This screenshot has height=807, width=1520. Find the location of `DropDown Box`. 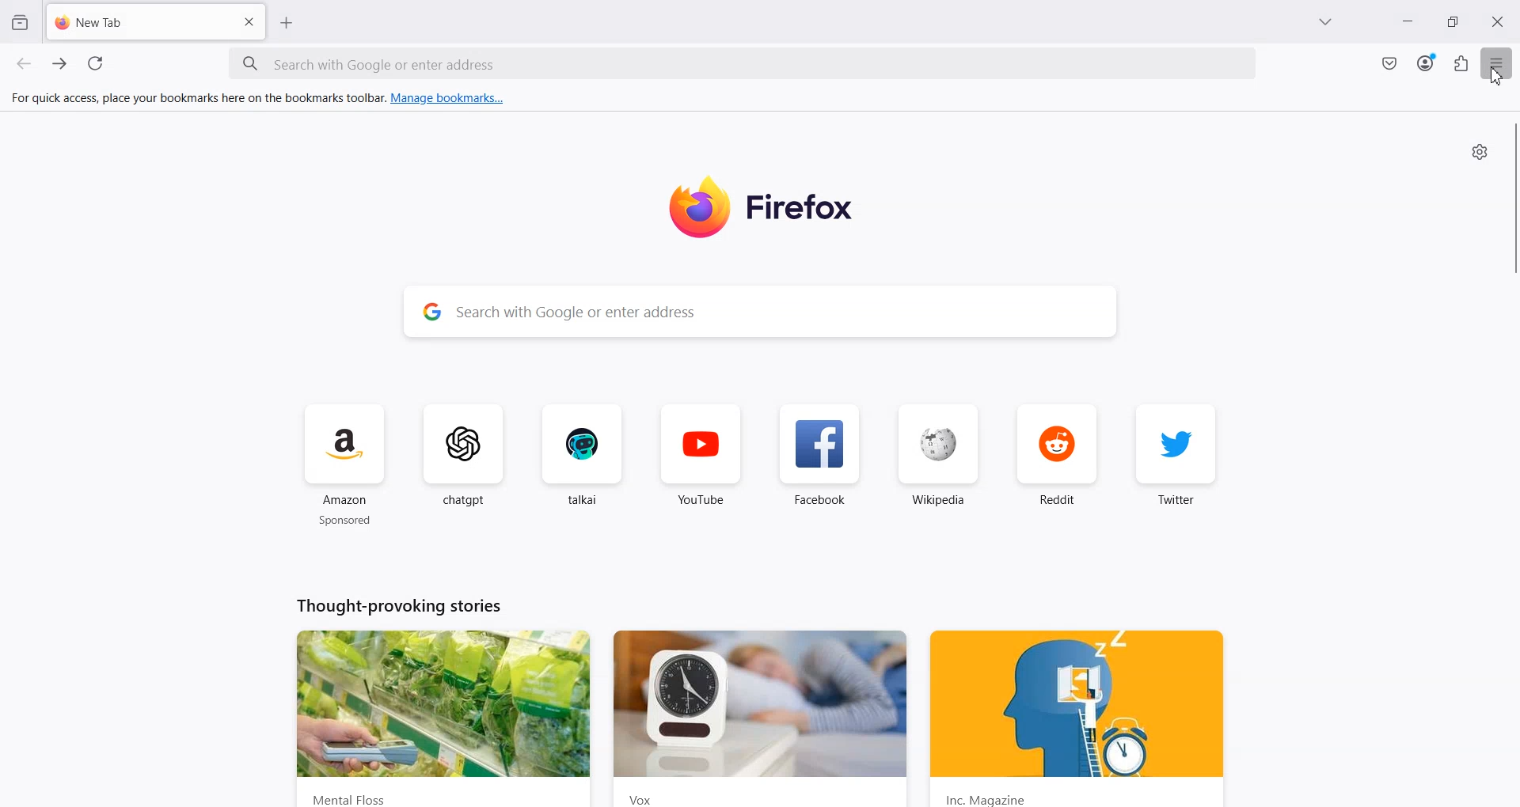

DropDown Box is located at coordinates (1329, 22).